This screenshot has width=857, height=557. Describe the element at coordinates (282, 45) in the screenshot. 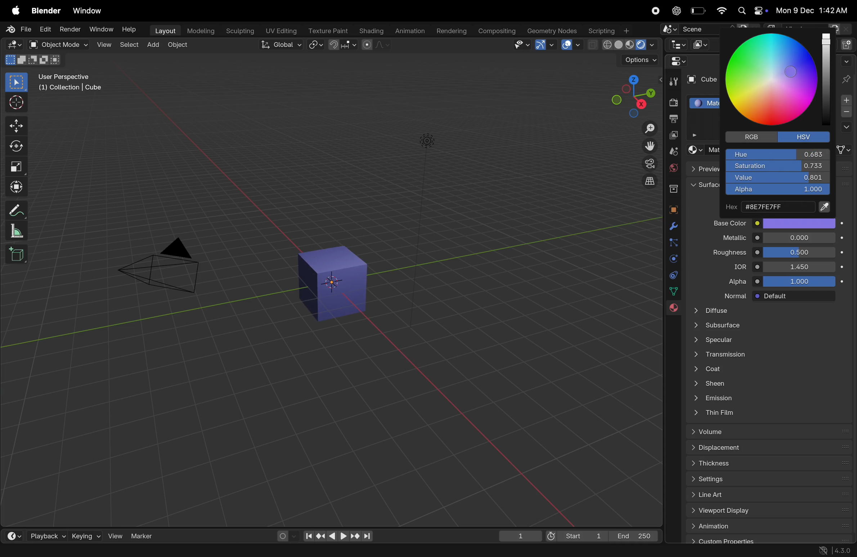

I see `Global` at that location.